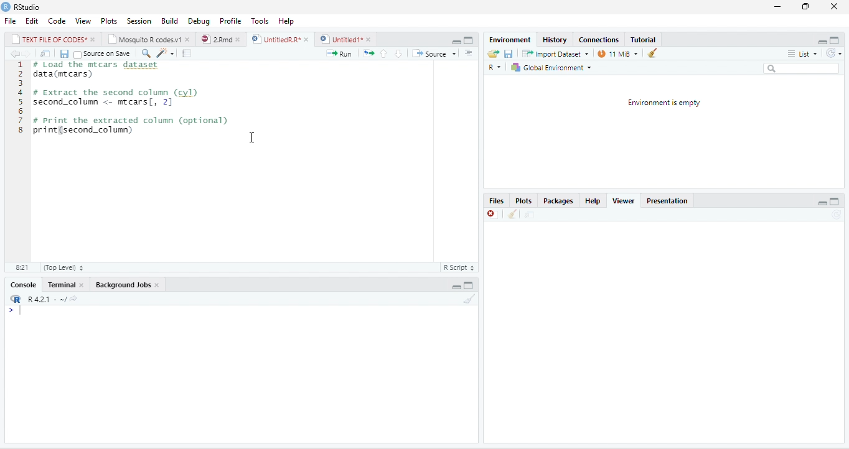  I want to click on refresh, so click(836, 53).